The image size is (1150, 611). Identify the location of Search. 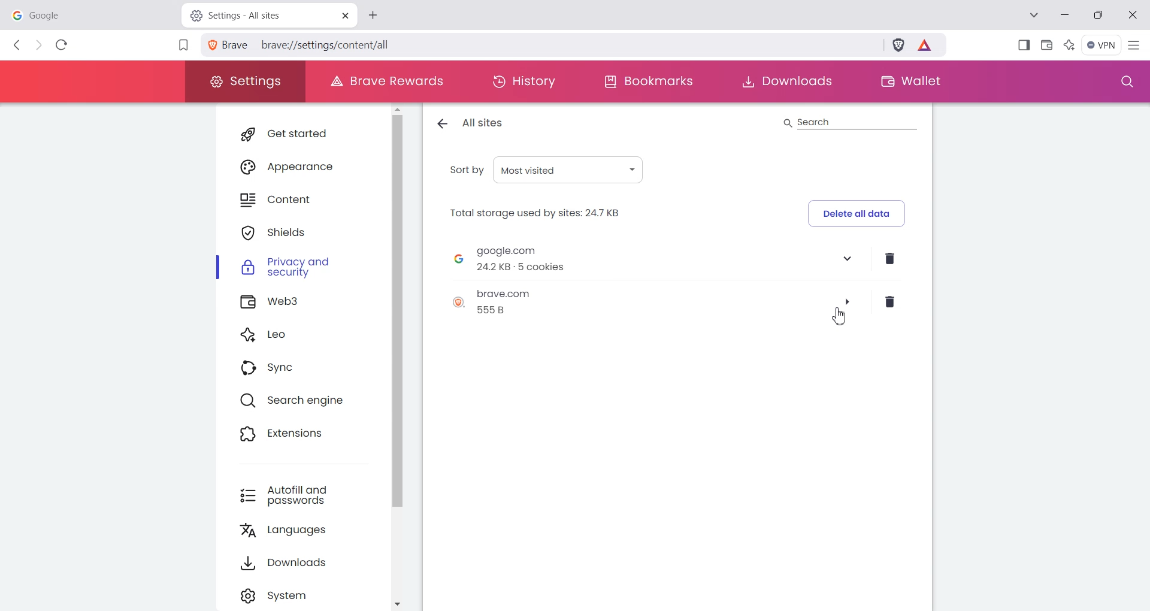
(851, 123).